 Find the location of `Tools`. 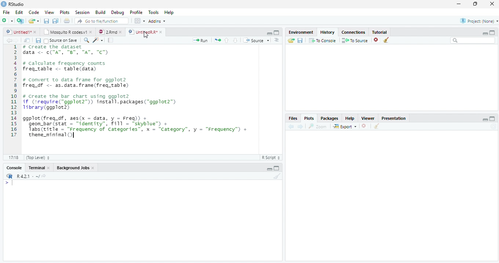

Tools is located at coordinates (154, 12).